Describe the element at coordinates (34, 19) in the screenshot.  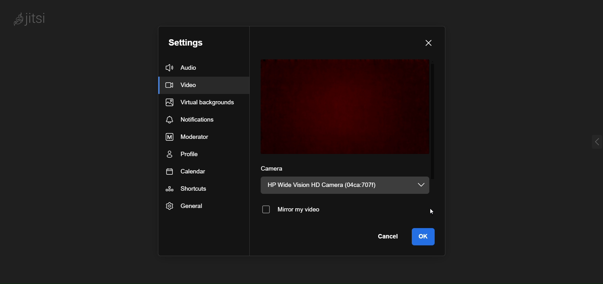
I see `jitsi` at that location.